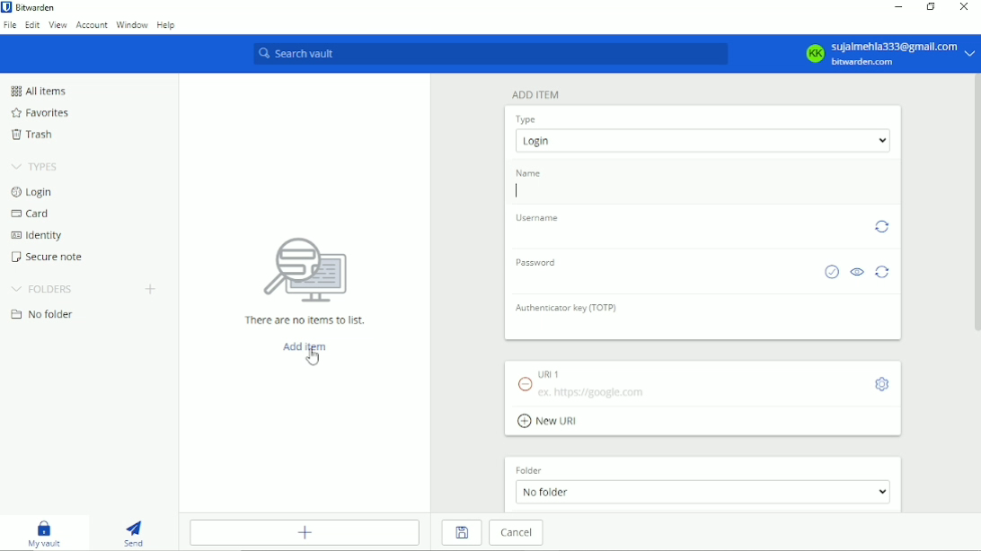  I want to click on Save, so click(463, 533).